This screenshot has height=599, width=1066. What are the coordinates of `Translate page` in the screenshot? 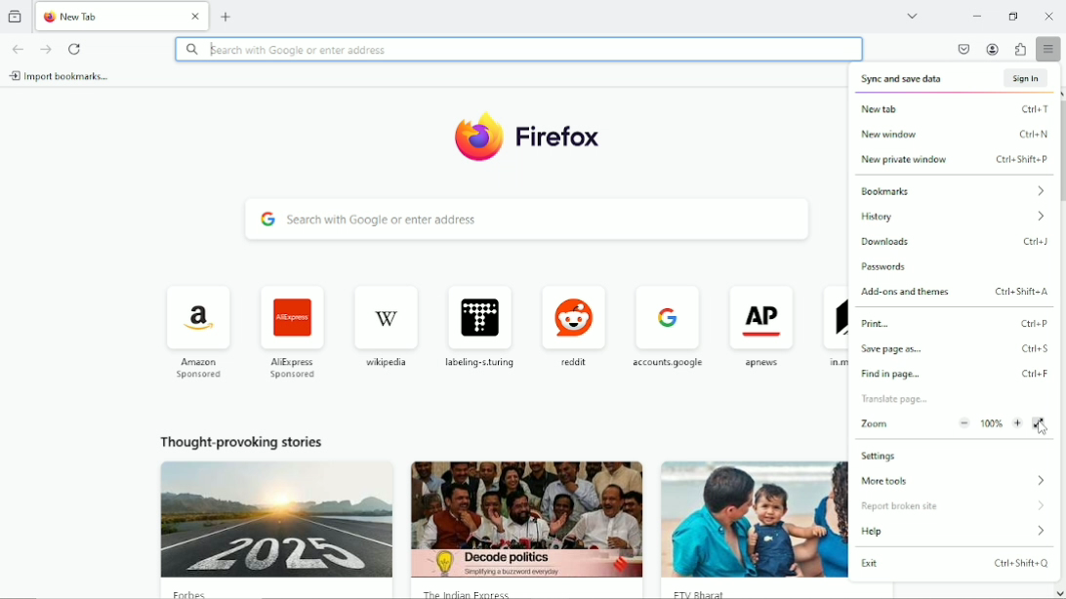 It's located at (909, 399).